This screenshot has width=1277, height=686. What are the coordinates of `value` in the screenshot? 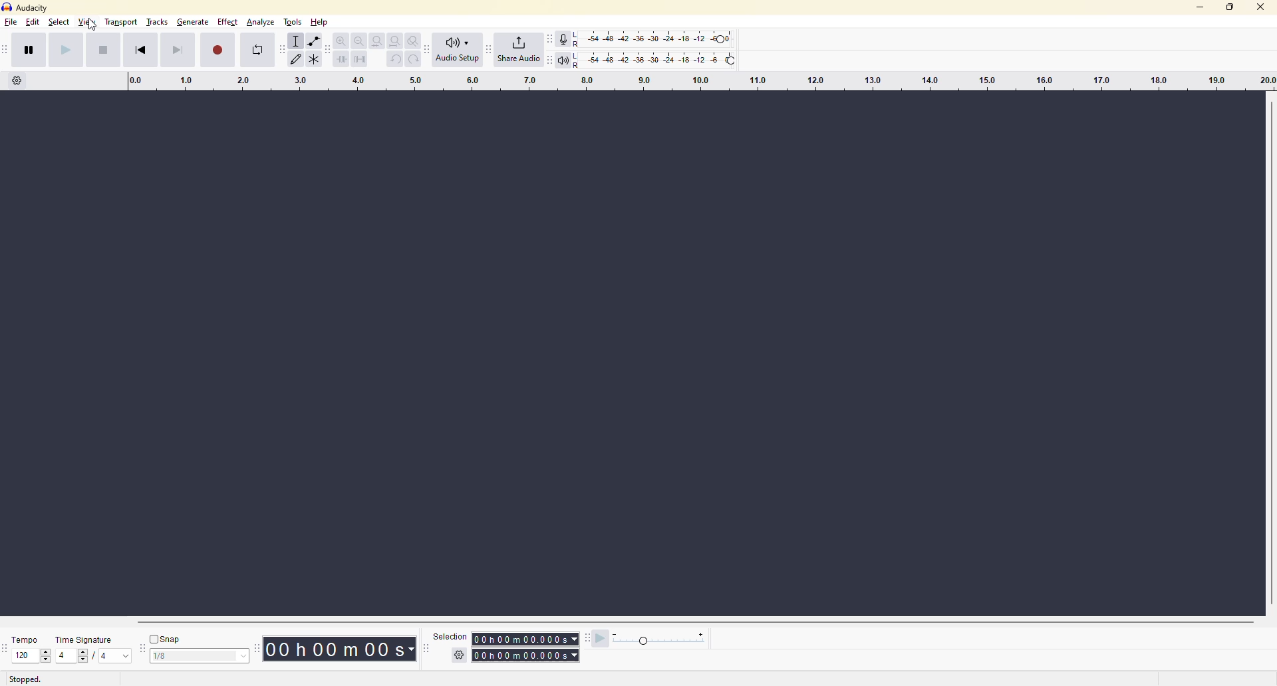 It's located at (29, 657).